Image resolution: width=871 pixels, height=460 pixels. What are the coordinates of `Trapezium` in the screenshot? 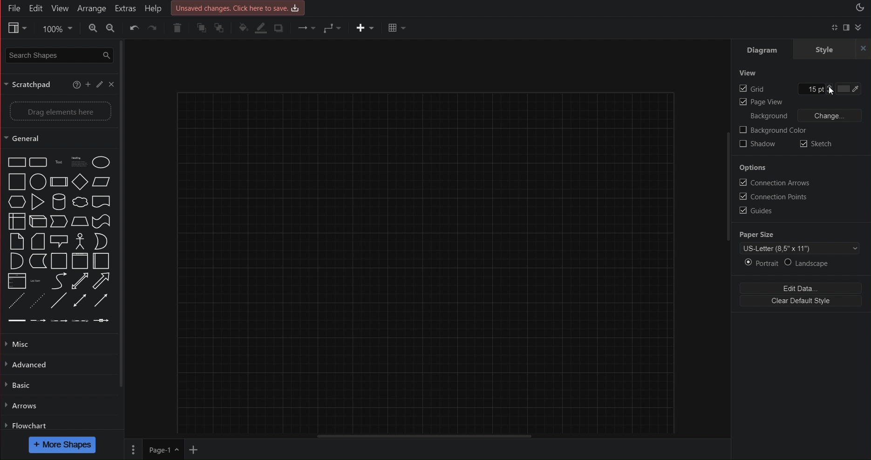 It's located at (101, 180).